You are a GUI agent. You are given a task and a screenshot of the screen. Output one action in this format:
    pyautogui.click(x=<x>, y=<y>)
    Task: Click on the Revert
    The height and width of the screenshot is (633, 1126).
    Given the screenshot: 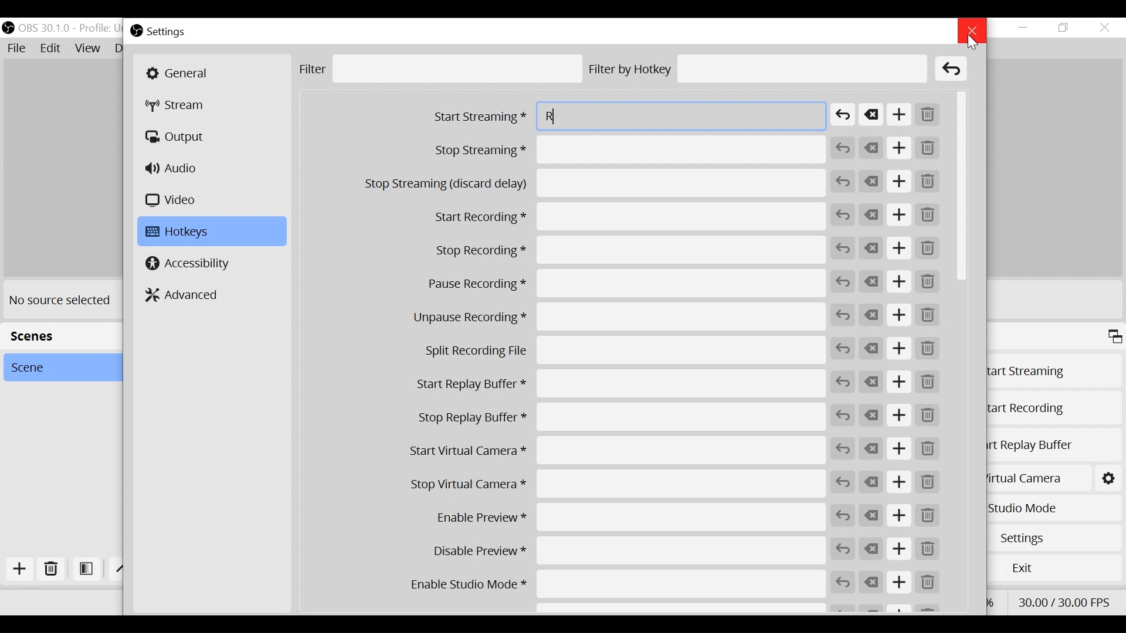 What is the action you would take?
    pyautogui.click(x=844, y=449)
    